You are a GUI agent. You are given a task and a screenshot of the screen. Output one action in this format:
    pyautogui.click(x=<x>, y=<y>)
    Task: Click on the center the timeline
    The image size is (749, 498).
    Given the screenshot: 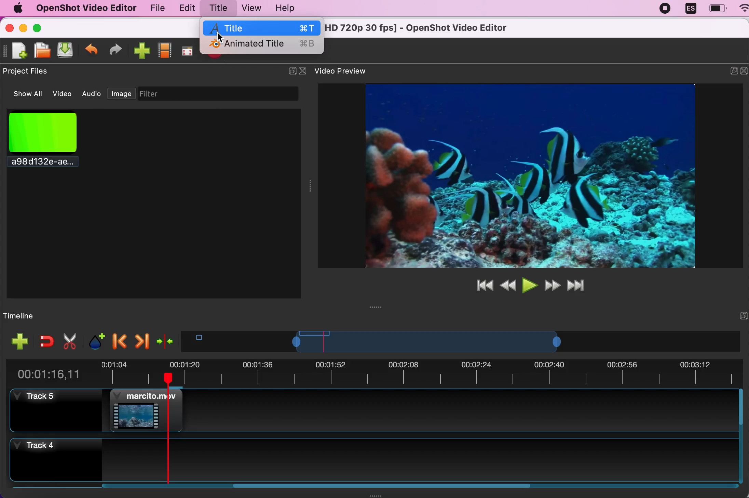 What is the action you would take?
    pyautogui.click(x=165, y=340)
    